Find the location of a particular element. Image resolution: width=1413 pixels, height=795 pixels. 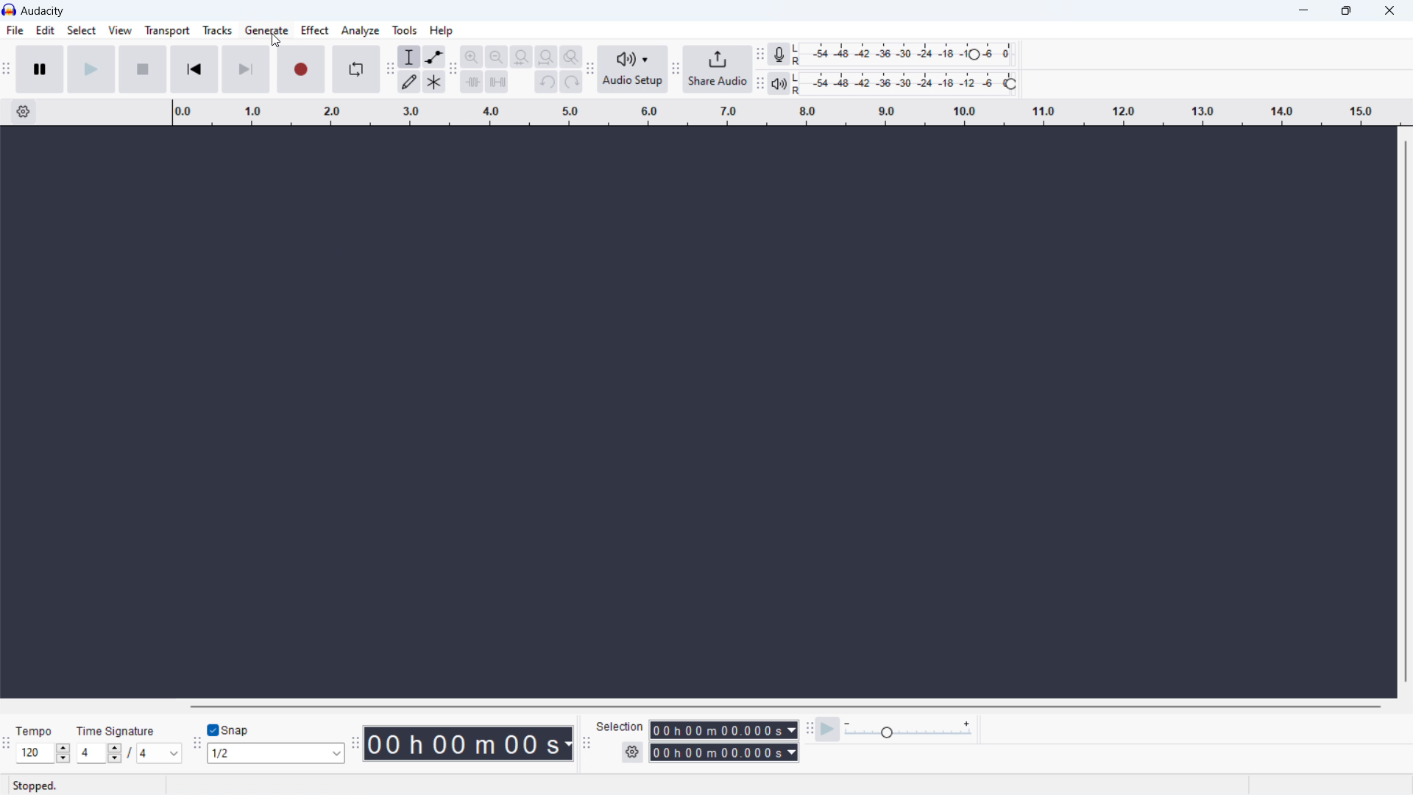

enable loop is located at coordinates (356, 70).